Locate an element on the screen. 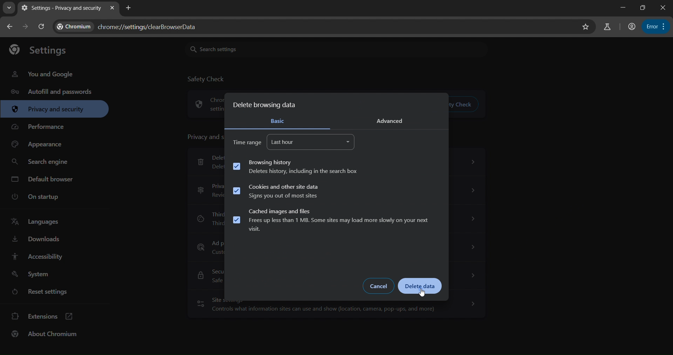  downloads is located at coordinates (35, 239).